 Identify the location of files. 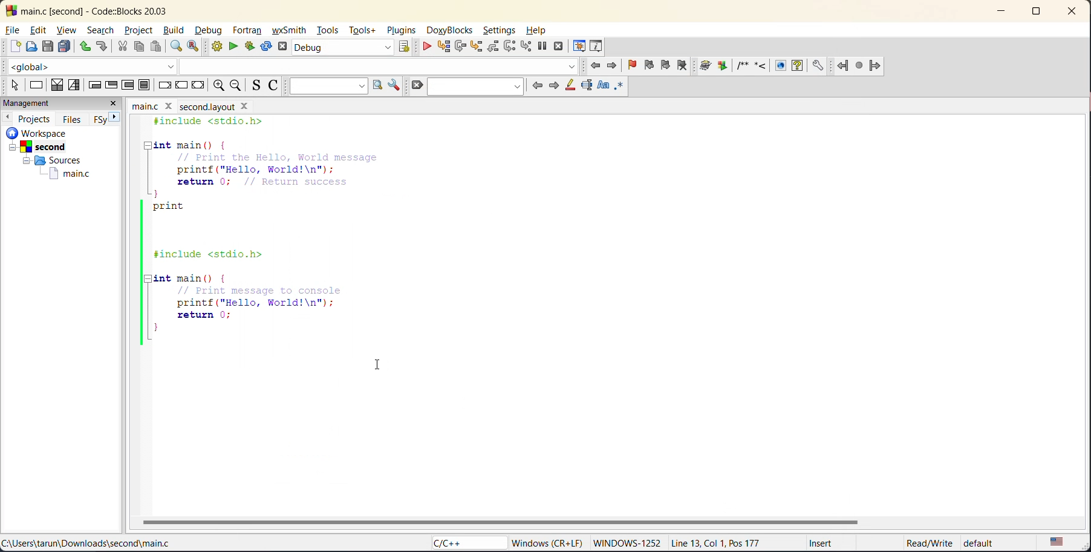
(73, 118).